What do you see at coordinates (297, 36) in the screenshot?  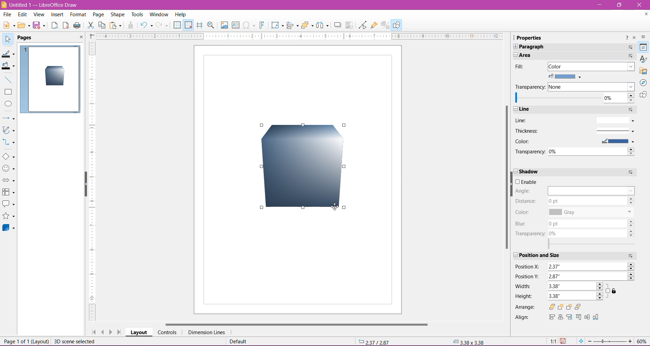 I see `Ruler` at bounding box center [297, 36].